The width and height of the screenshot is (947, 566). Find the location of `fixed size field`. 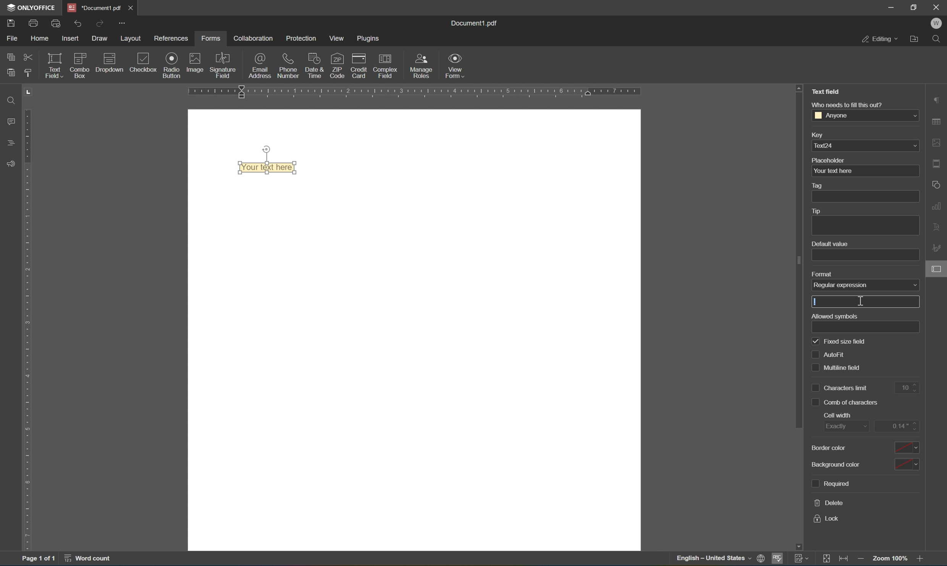

fixed size field is located at coordinates (839, 342).